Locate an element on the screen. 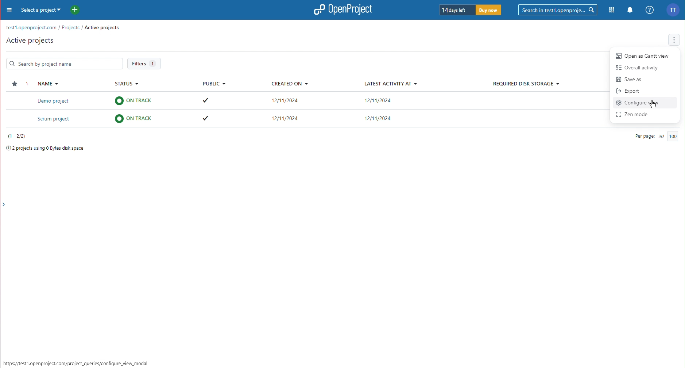 This screenshot has width=685, height=368. Menu is located at coordinates (7, 10).